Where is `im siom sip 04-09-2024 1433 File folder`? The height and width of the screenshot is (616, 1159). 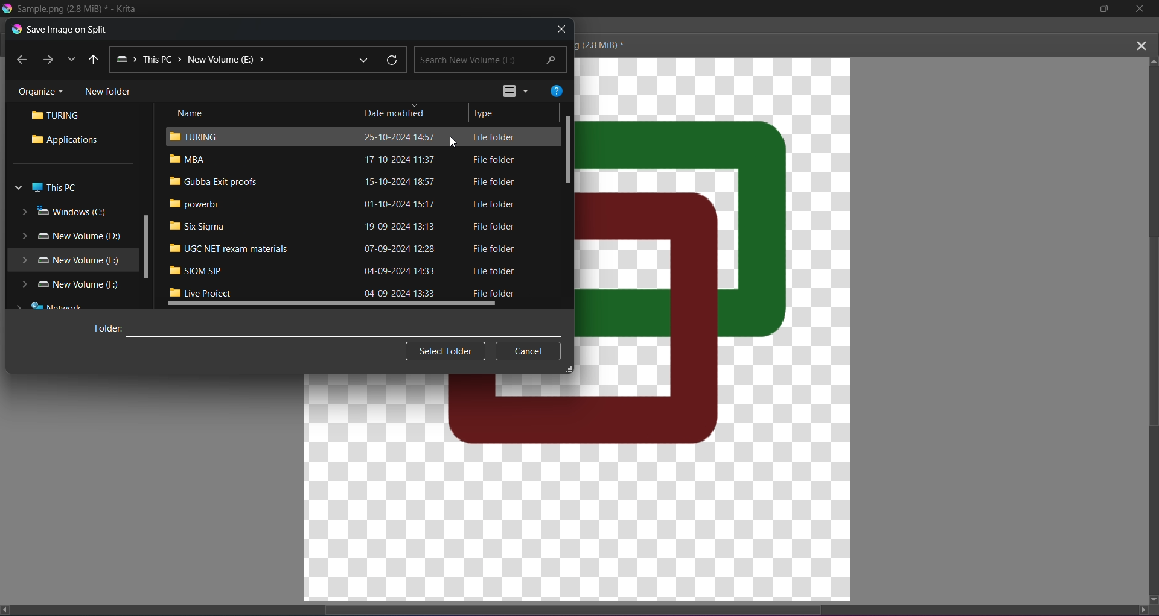 im siom sip 04-09-2024 1433 File folder is located at coordinates (353, 271).